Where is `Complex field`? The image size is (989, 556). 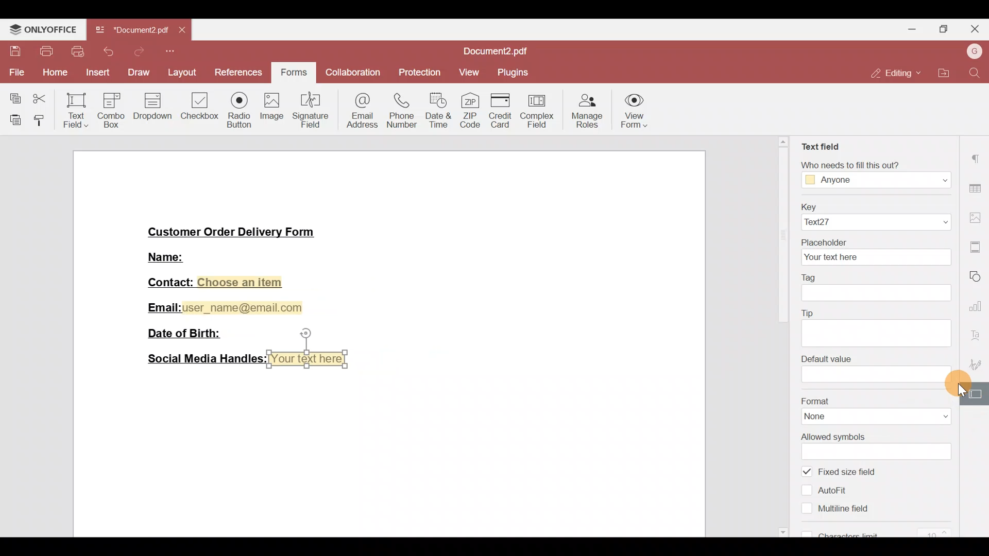 Complex field is located at coordinates (540, 109).